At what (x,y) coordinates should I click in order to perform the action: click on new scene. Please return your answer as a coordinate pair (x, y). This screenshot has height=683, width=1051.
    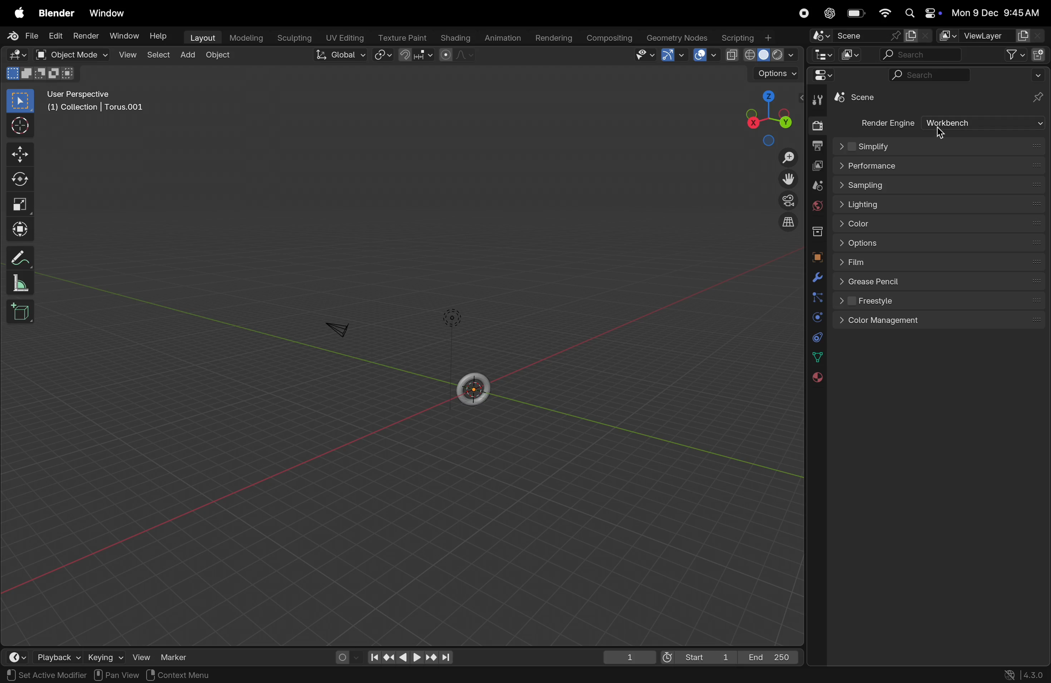
    Looking at the image, I should click on (917, 35).